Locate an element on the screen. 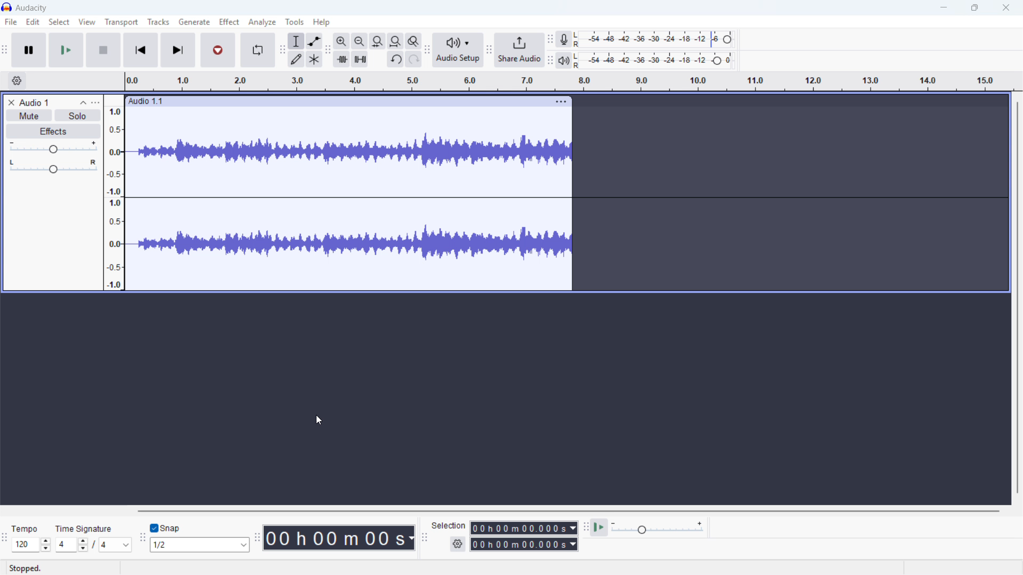 This screenshot has height=575, width=1023. Fit selection to width is located at coordinates (378, 40).